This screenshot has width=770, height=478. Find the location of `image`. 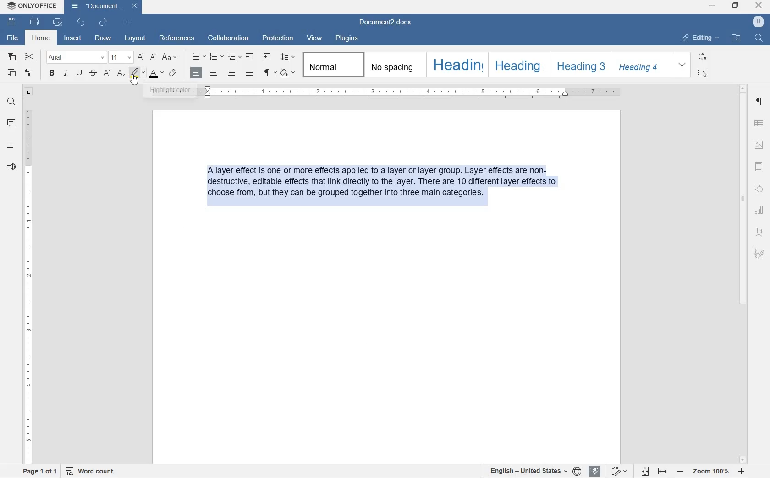

image is located at coordinates (759, 146).